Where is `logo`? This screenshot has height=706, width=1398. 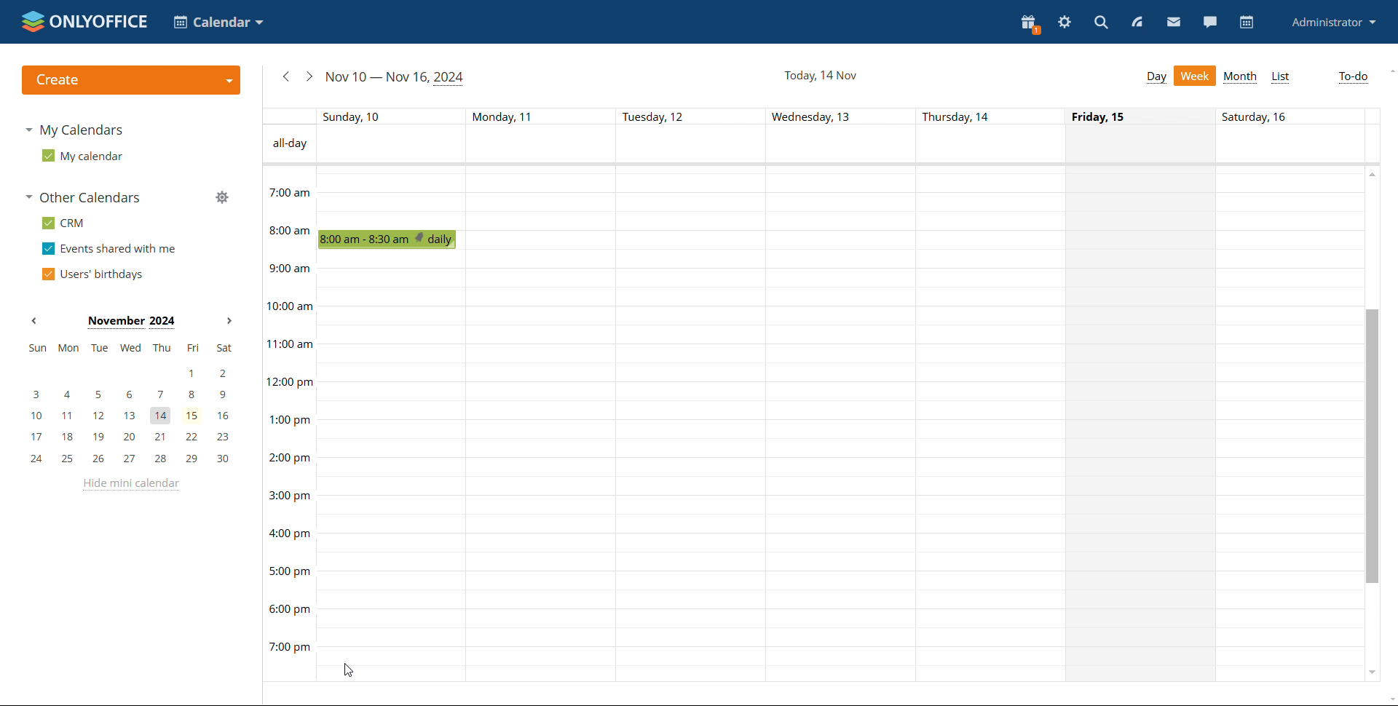 logo is located at coordinates (84, 21).